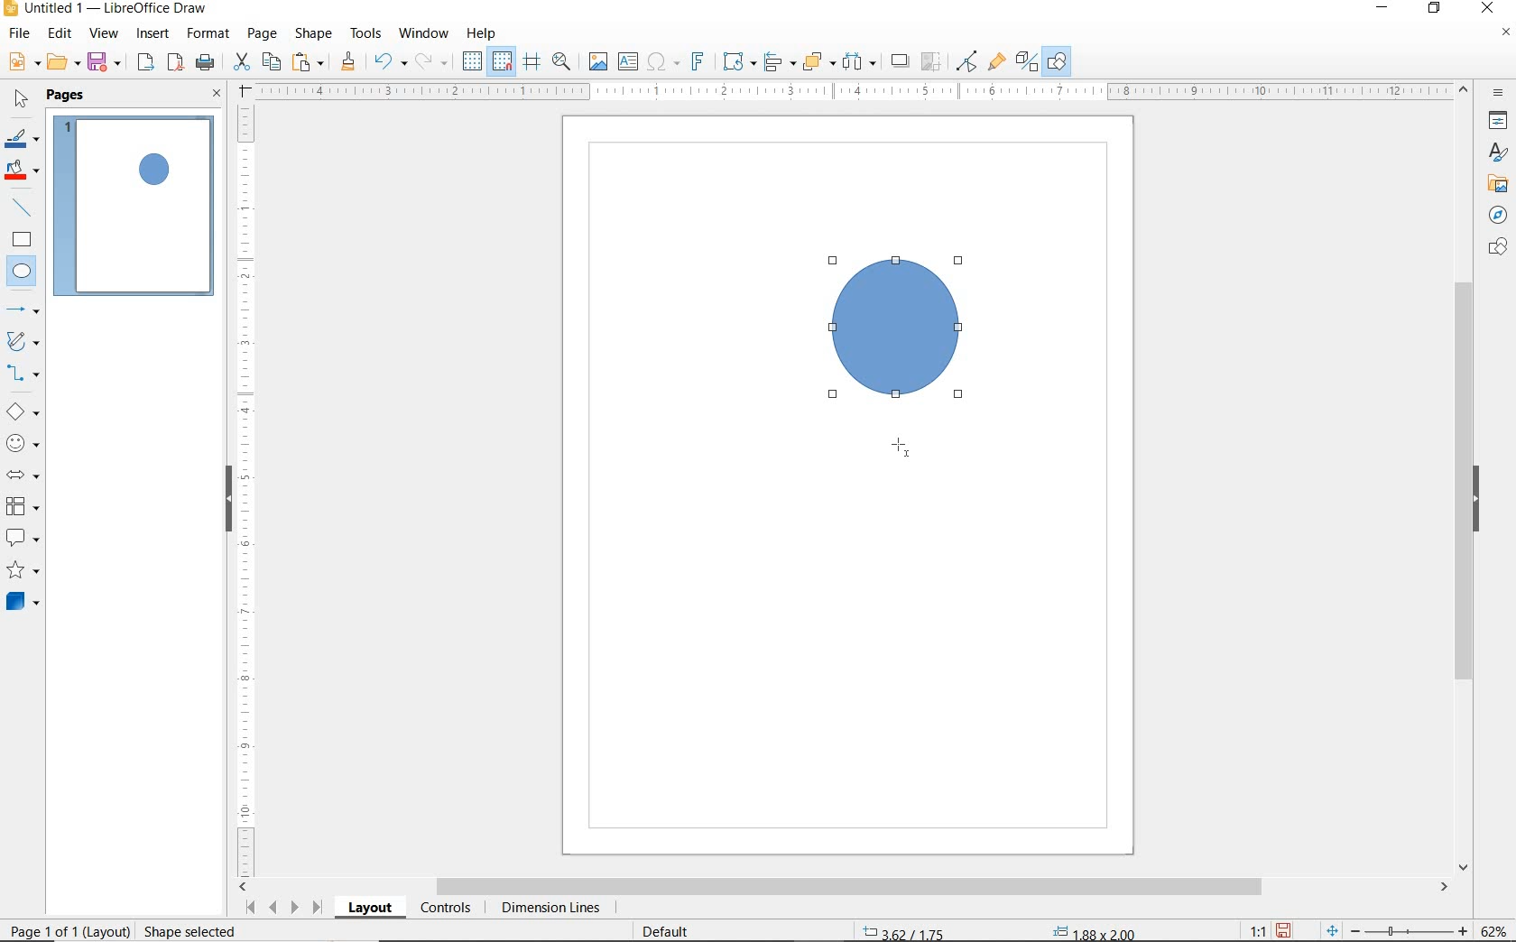 The width and height of the screenshot is (1516, 942). Describe the element at coordinates (21, 36) in the screenshot. I see `FILE` at that location.